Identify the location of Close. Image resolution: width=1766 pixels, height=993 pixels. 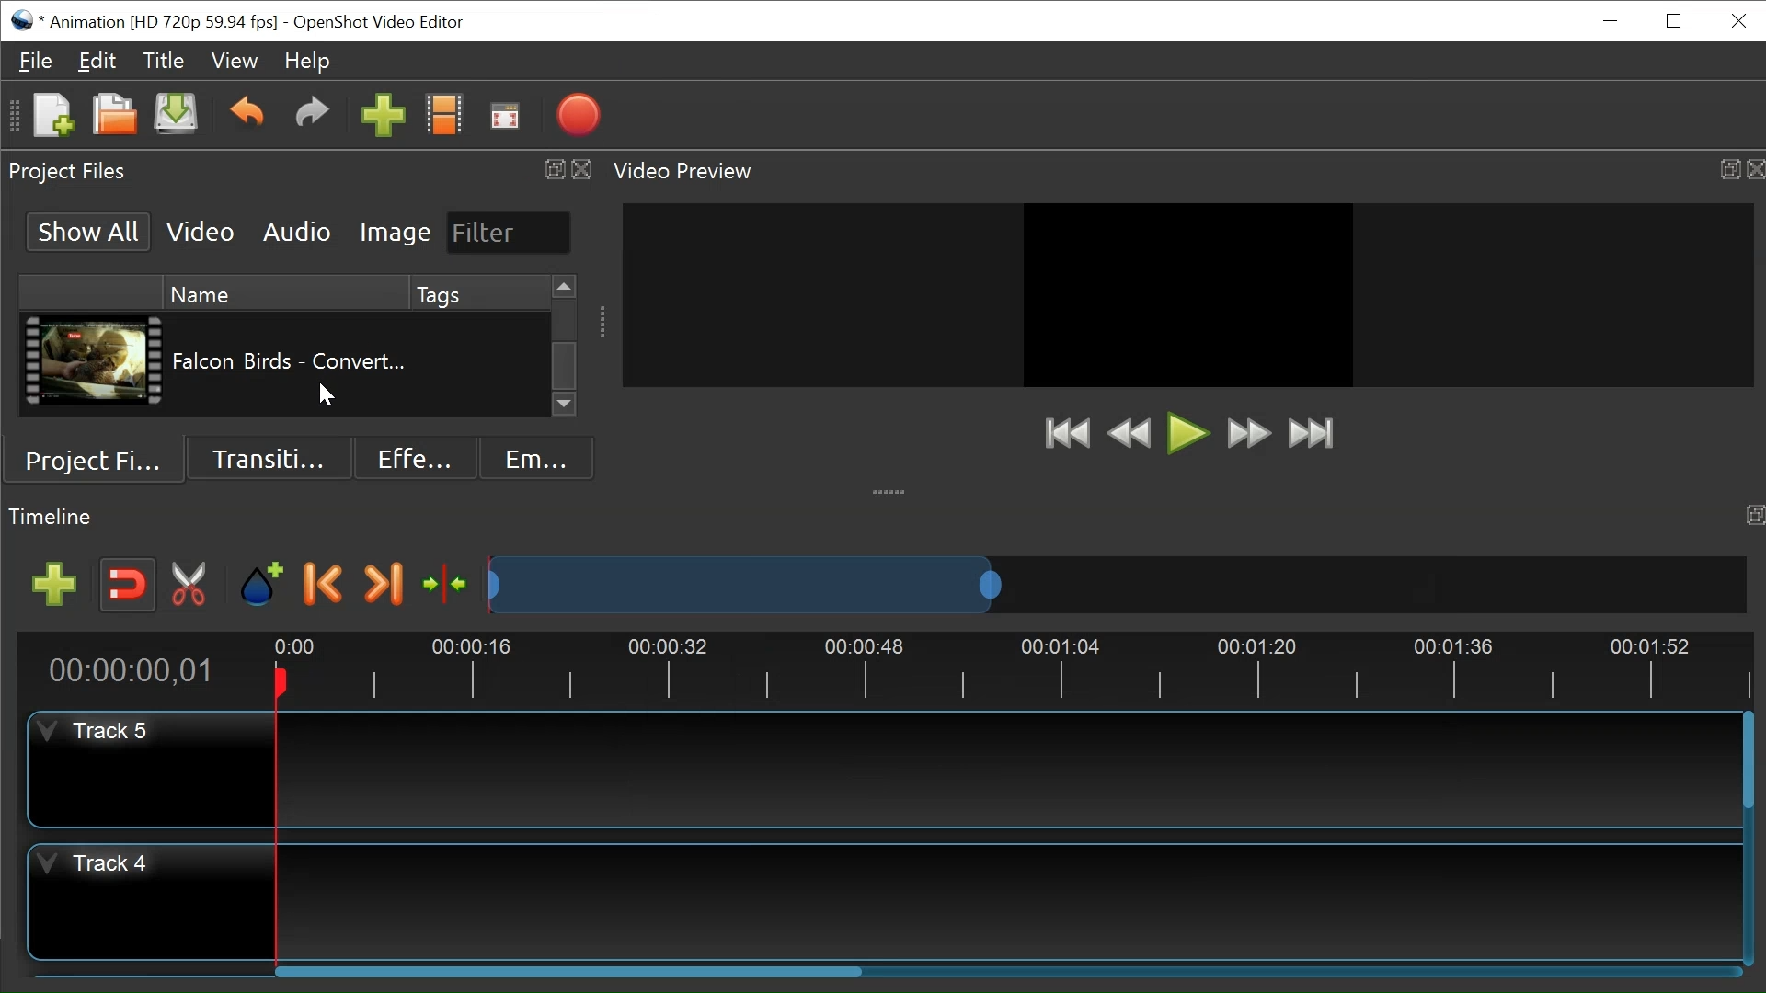
(1755, 169).